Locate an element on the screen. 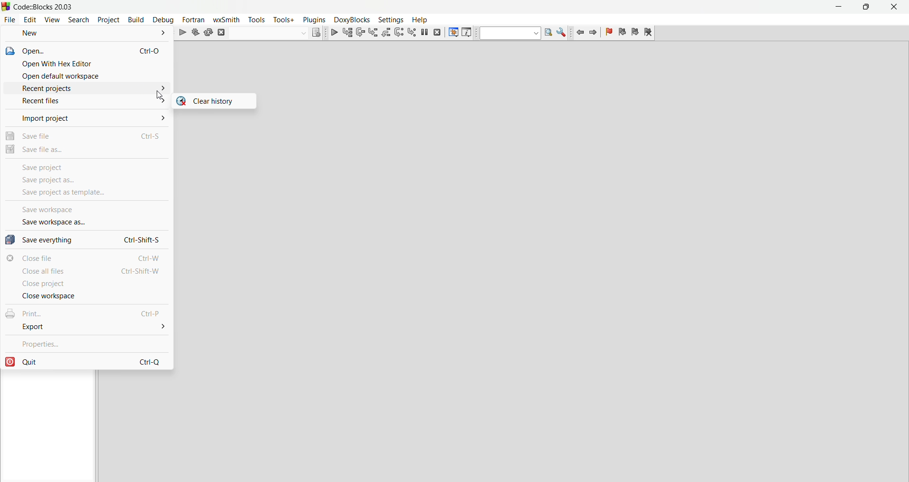  clsoe project is located at coordinates (87, 285).